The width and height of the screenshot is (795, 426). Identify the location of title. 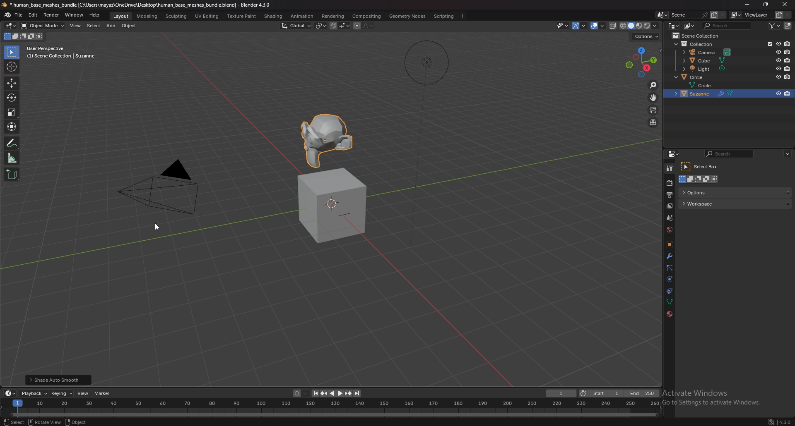
(135, 5).